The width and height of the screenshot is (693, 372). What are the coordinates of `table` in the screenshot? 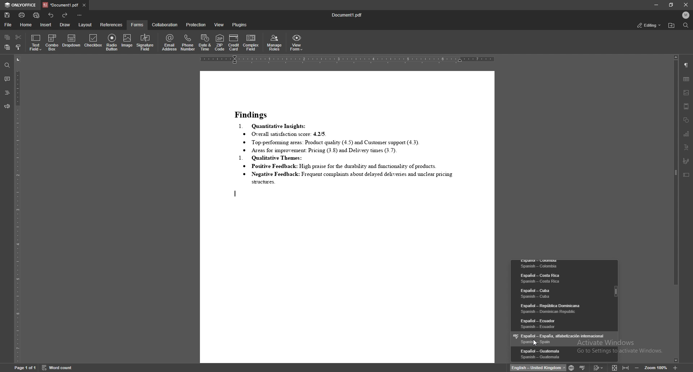 It's located at (687, 79).